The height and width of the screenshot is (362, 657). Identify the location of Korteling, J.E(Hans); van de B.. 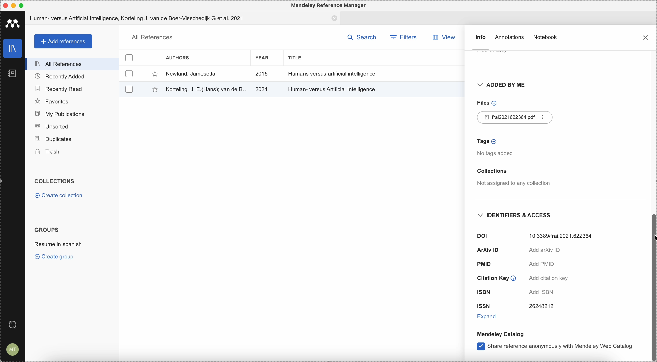
(206, 89).